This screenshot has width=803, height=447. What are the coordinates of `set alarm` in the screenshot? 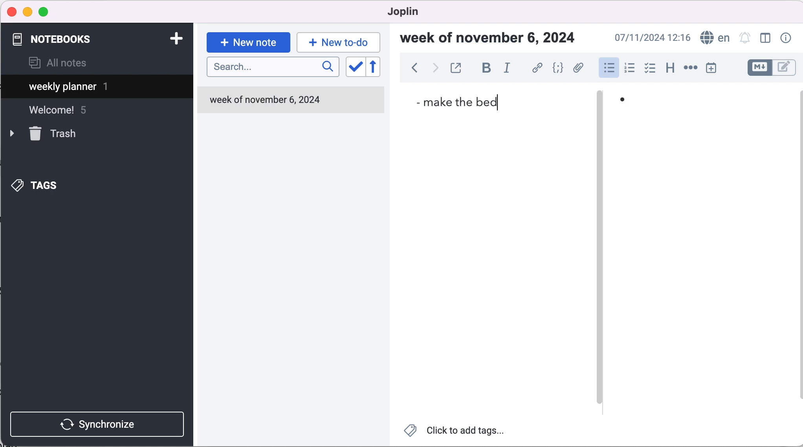 It's located at (745, 39).